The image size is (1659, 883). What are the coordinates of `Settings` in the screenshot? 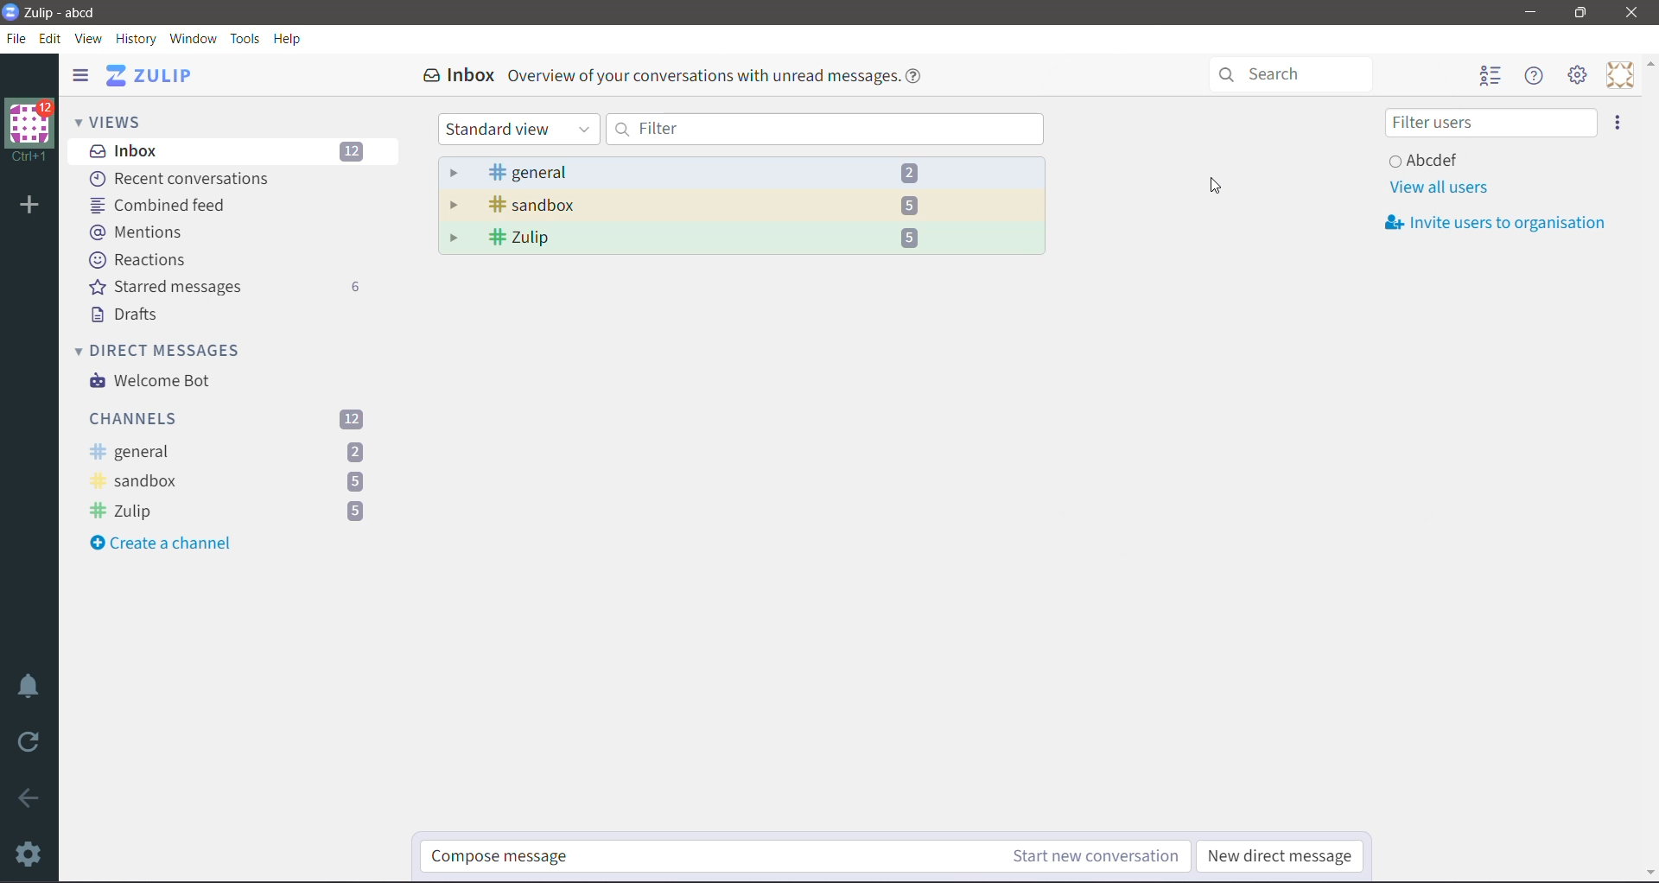 It's located at (30, 855).